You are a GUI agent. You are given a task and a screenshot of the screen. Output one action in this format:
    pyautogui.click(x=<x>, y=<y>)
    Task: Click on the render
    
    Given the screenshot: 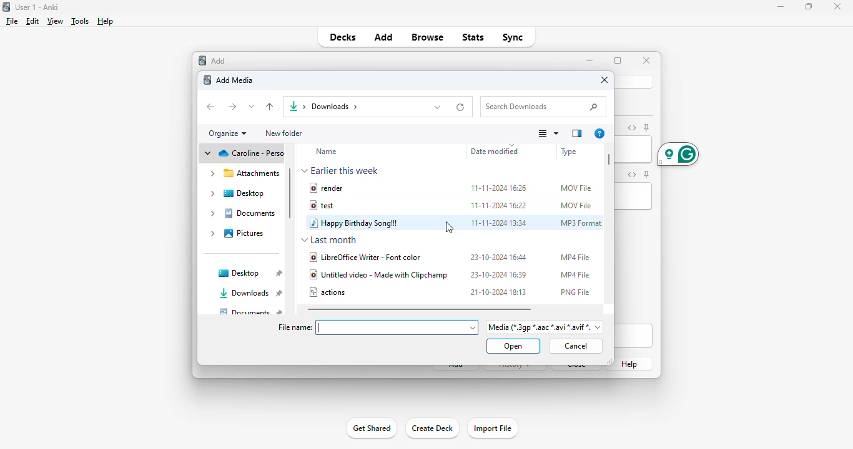 What is the action you would take?
    pyautogui.click(x=326, y=188)
    